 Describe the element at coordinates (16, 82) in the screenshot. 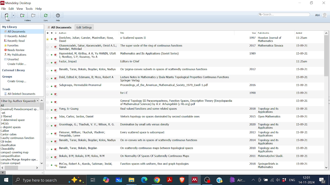

I see `Create group` at that location.